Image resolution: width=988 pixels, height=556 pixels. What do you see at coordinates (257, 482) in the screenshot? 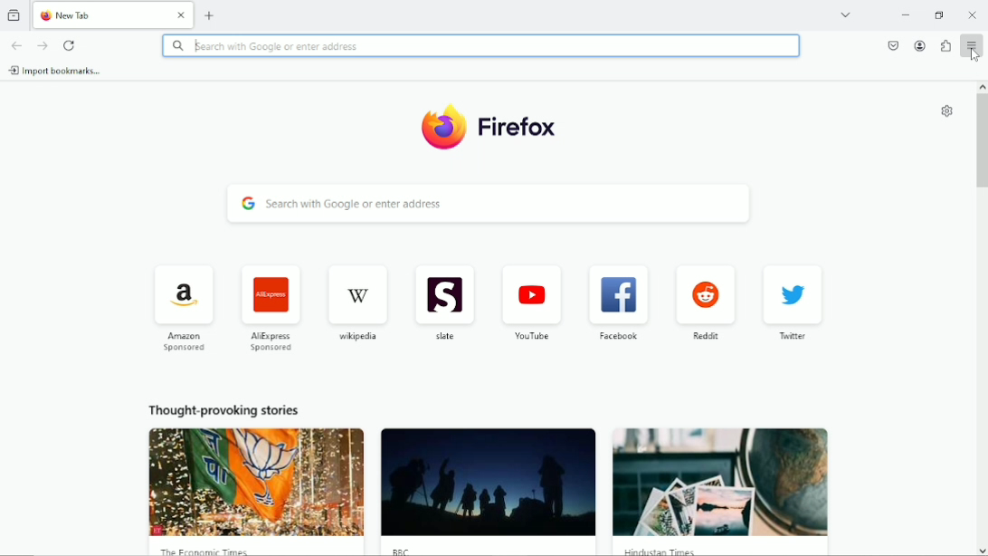
I see `image` at bounding box center [257, 482].